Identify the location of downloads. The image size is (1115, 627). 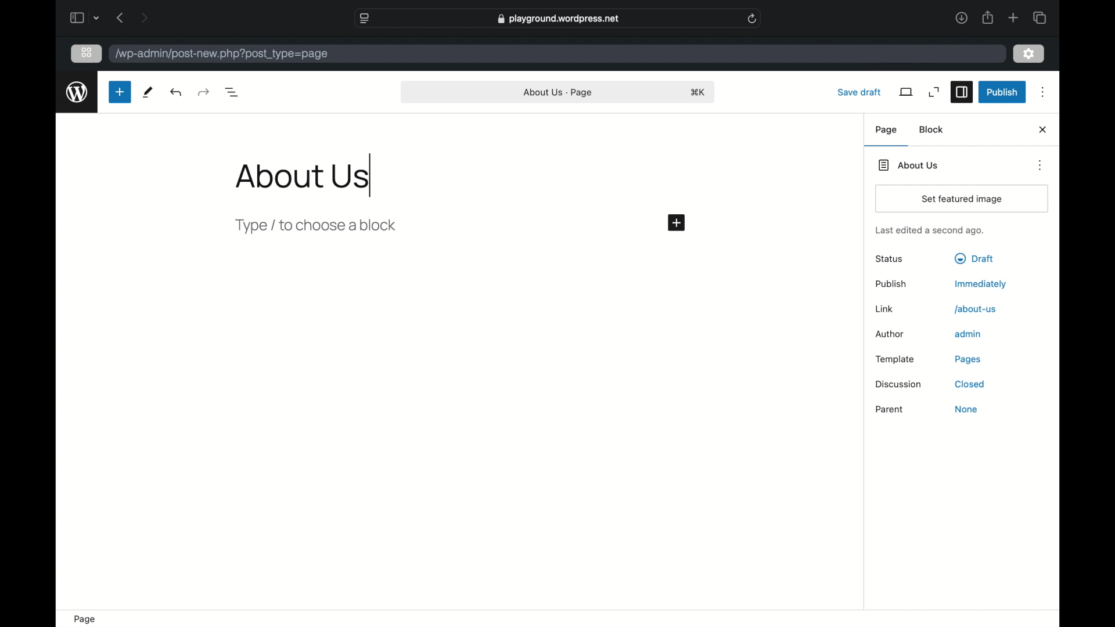
(962, 19).